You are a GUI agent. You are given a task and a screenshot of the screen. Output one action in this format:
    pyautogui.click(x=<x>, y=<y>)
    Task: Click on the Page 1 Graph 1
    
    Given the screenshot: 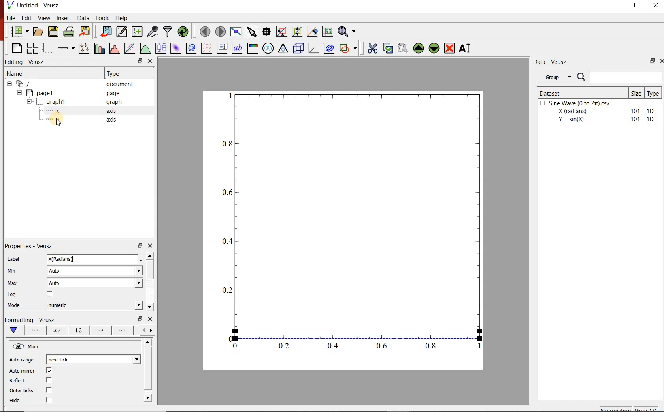 What is the action you would take?
    pyautogui.click(x=38, y=103)
    